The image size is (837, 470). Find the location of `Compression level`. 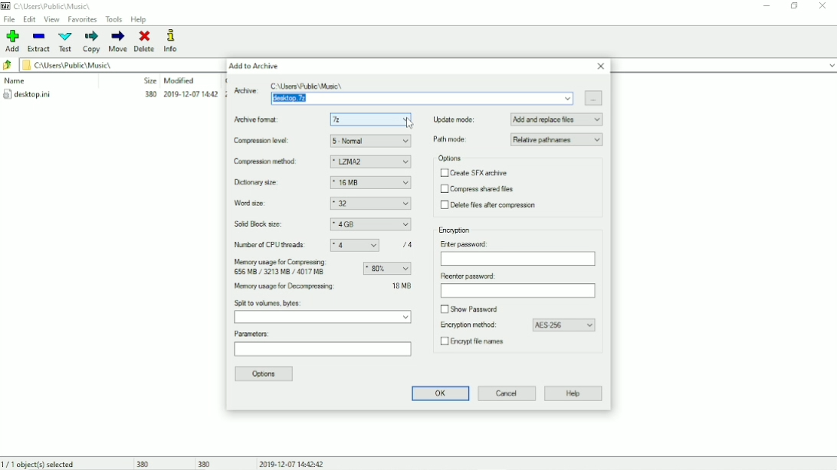

Compression level is located at coordinates (323, 142).